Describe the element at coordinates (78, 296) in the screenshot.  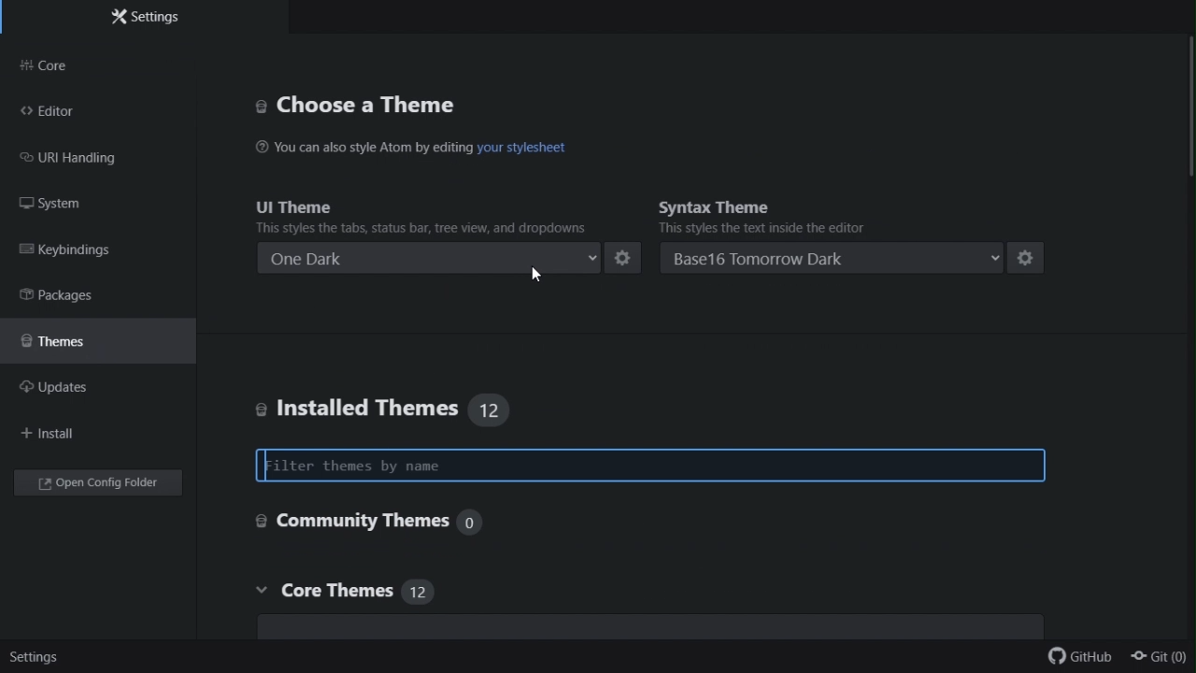
I see `Packages` at that location.